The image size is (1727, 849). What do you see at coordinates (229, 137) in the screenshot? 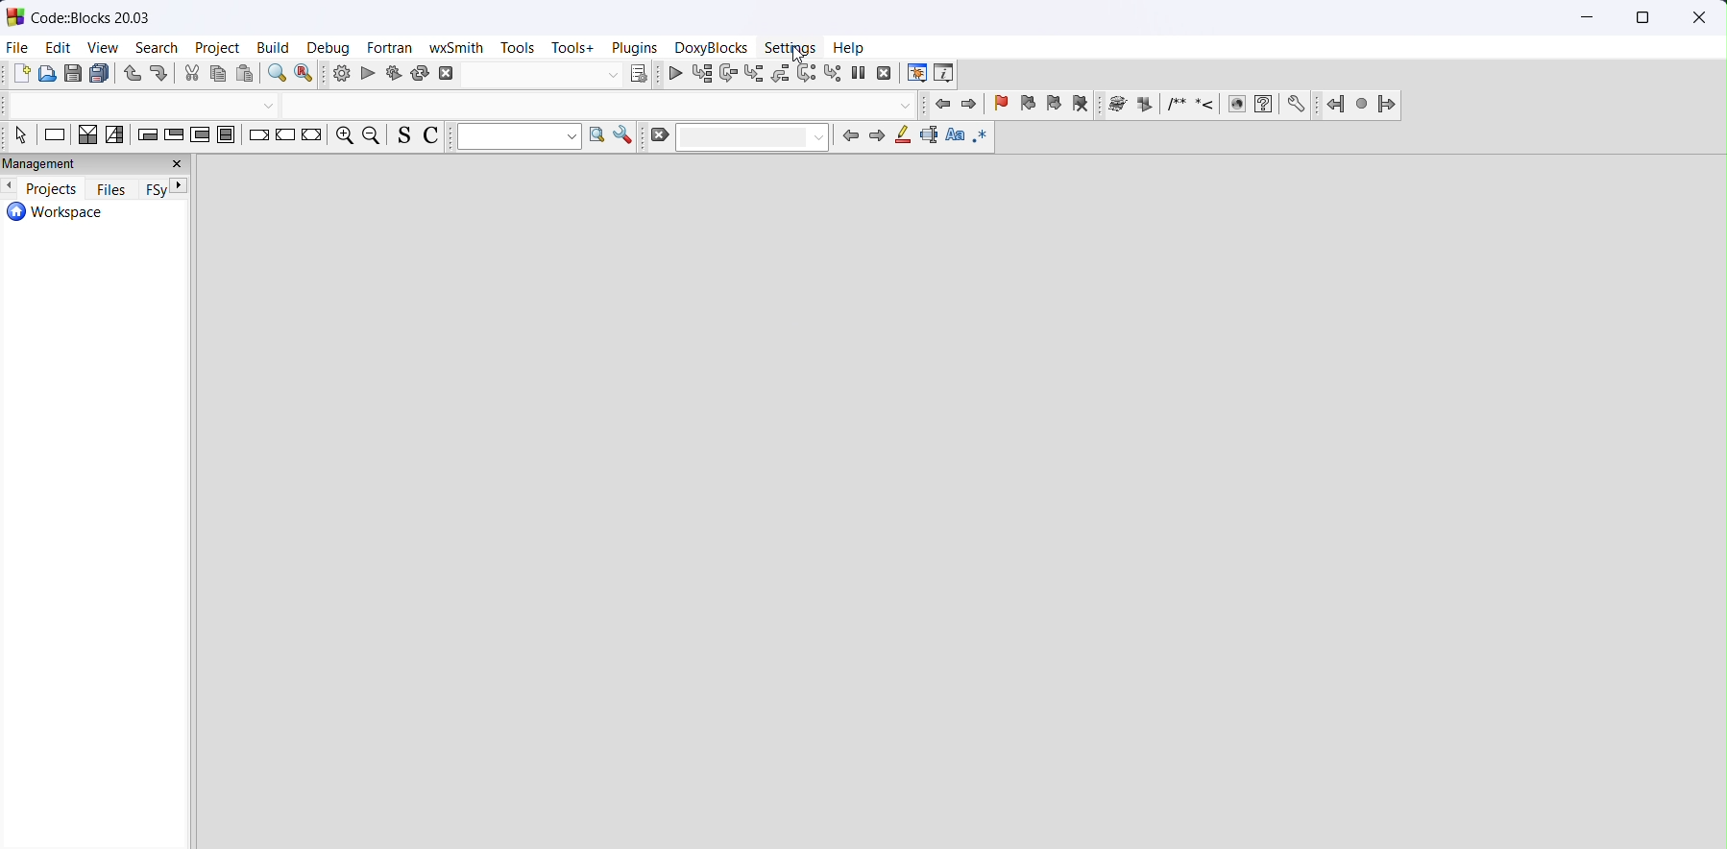
I see `block instruction` at bounding box center [229, 137].